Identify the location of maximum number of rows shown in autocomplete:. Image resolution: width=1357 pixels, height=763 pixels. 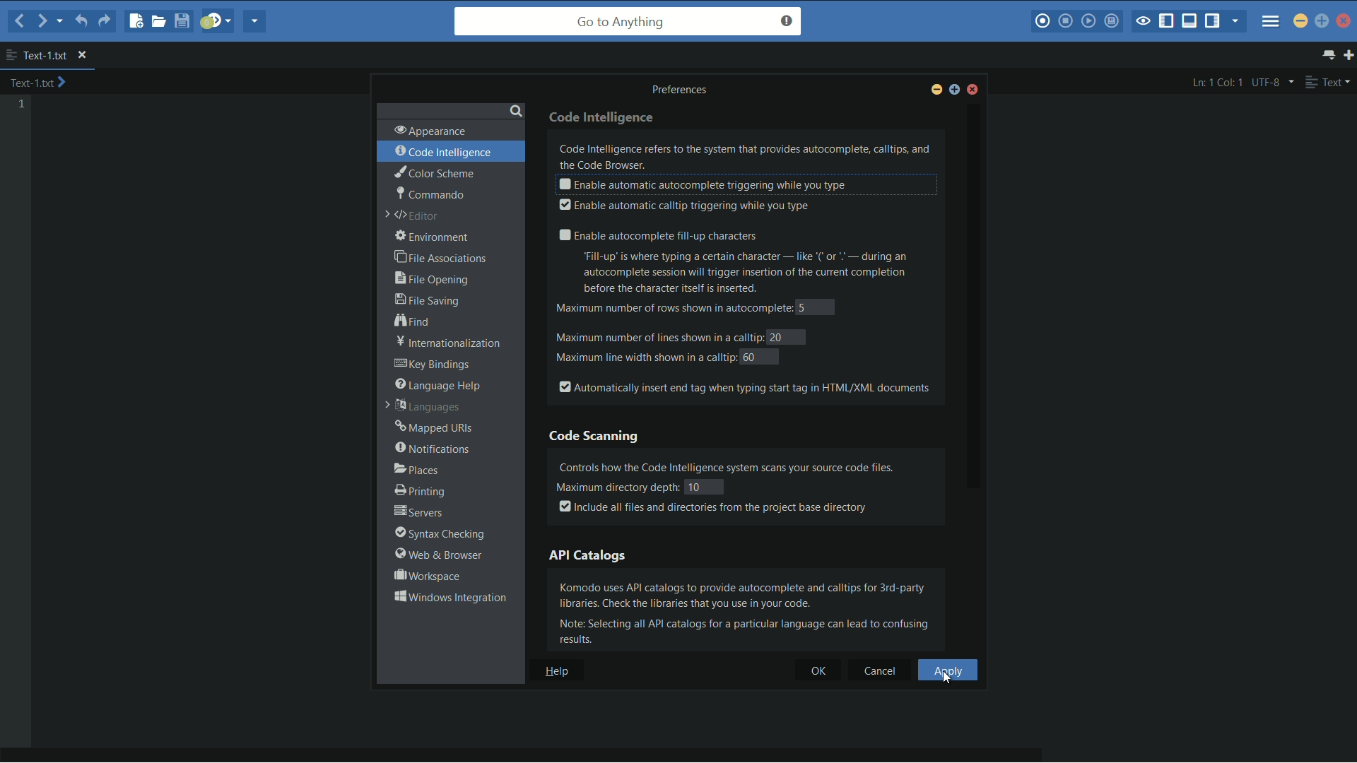
(671, 309).